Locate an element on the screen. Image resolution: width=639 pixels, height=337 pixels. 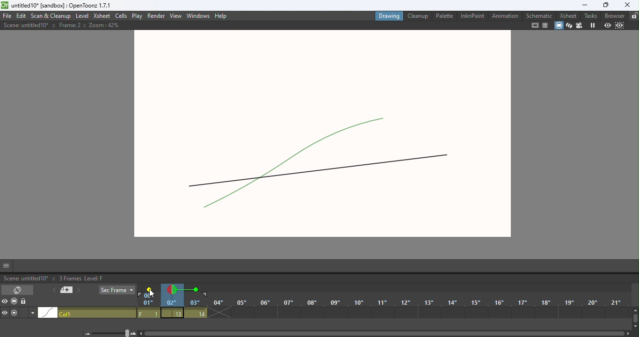
Scan & Cleanup is located at coordinates (52, 15).